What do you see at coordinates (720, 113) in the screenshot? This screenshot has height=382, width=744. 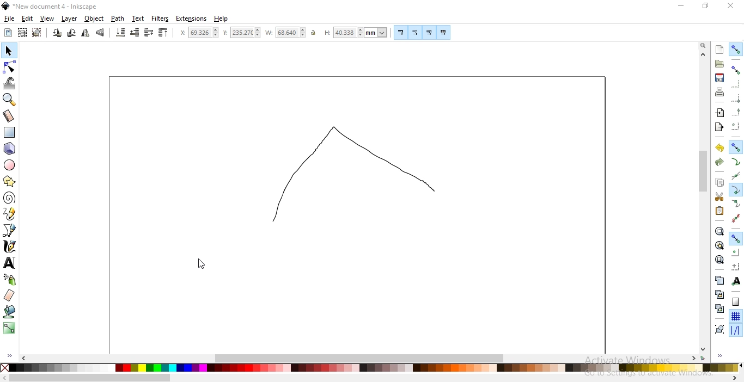 I see `import a bitmap` at bounding box center [720, 113].